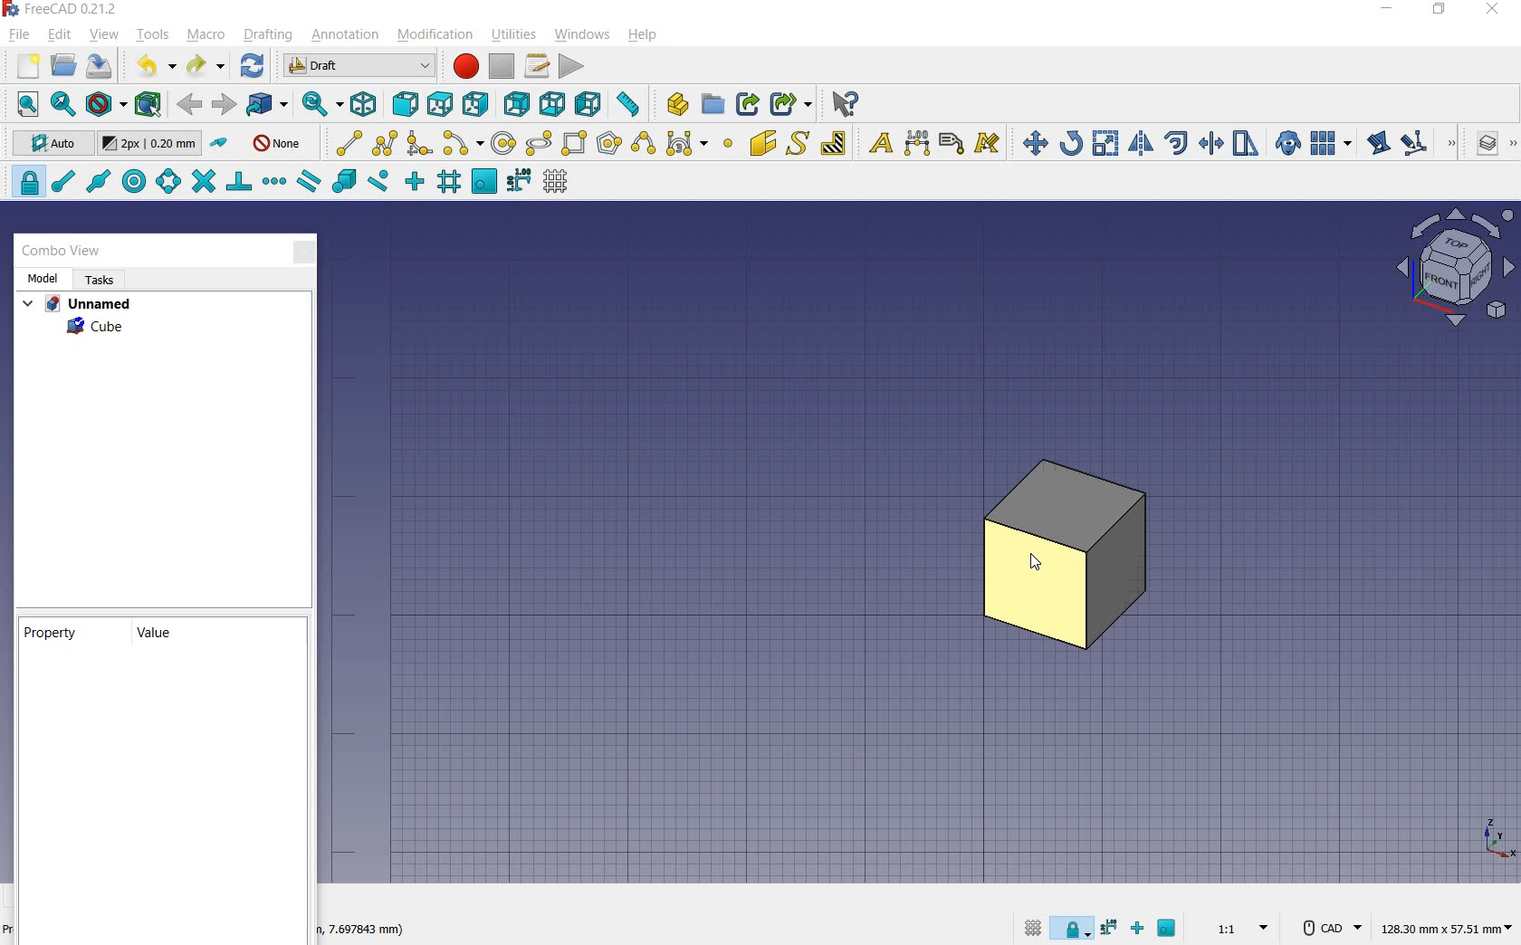  What do you see at coordinates (686, 145) in the screenshot?
I see `Bezier tools` at bounding box center [686, 145].